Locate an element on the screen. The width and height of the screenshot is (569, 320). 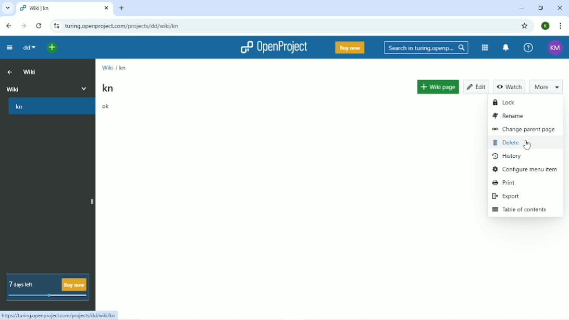
kn is located at coordinates (108, 88).